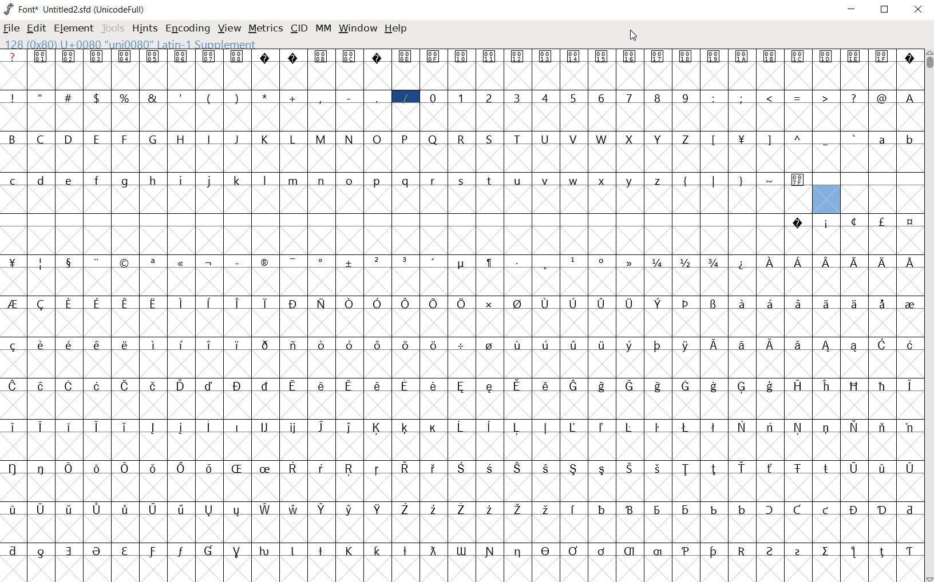 The width and height of the screenshot is (934, 582). Describe the element at coordinates (545, 56) in the screenshot. I see `glyph` at that location.